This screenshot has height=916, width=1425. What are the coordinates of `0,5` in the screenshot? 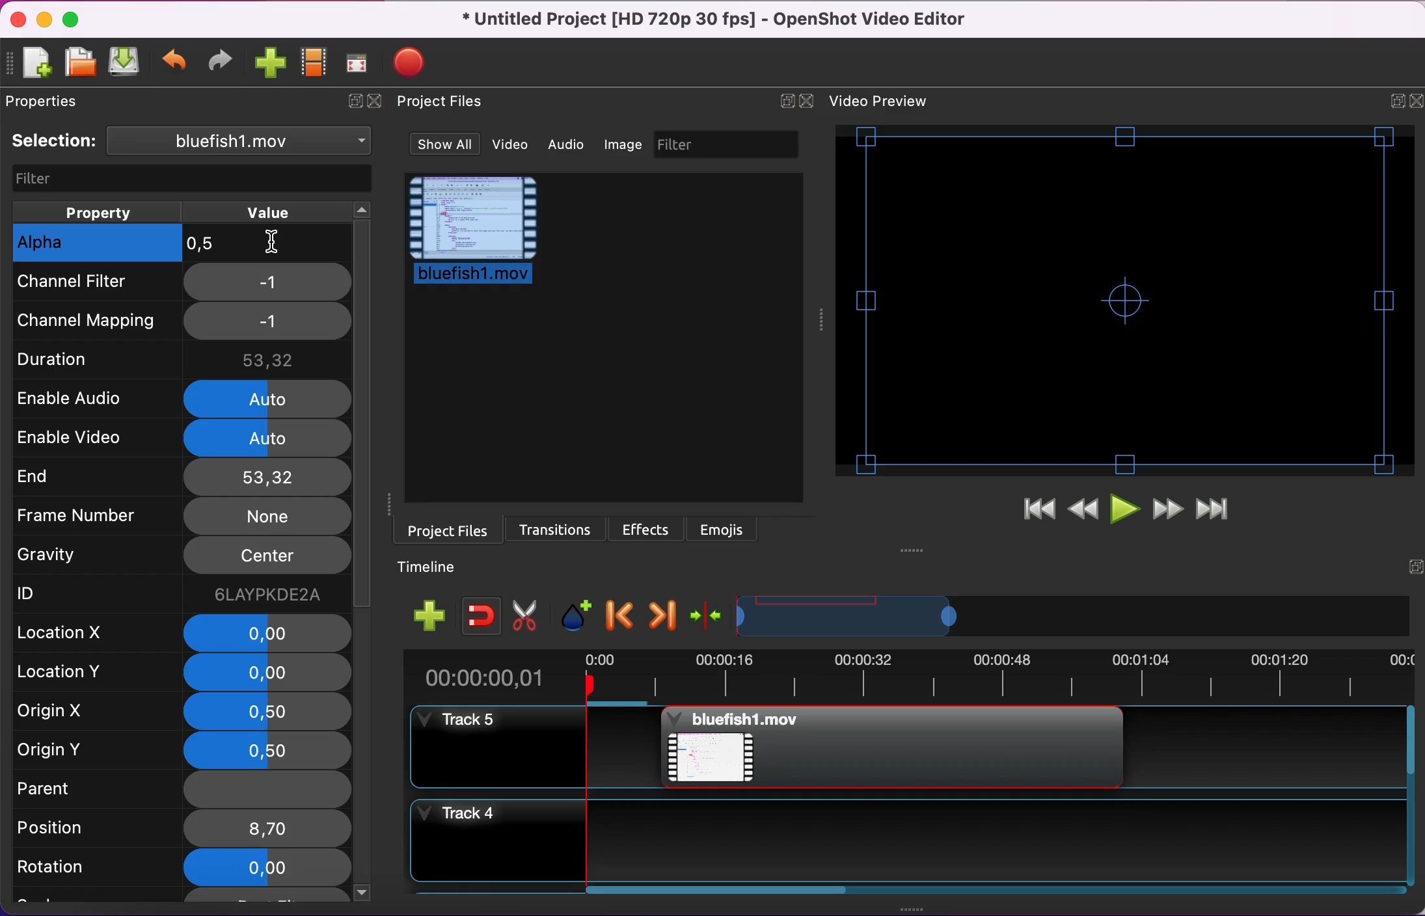 It's located at (262, 711).